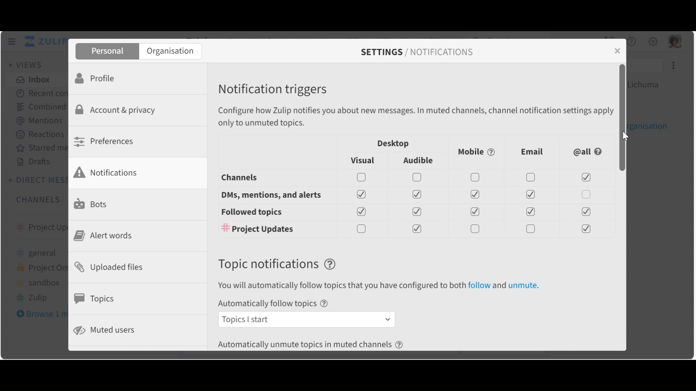 This screenshot has height=391, width=696. Describe the element at coordinates (275, 304) in the screenshot. I see `Automatically follow topics` at that location.